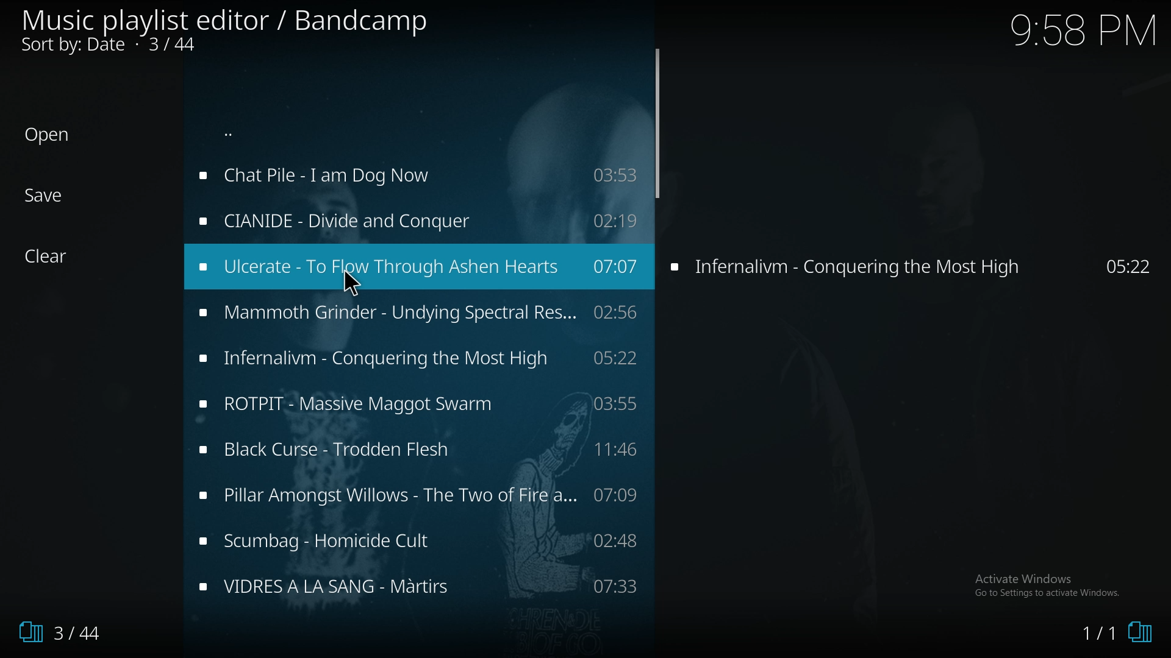 The width and height of the screenshot is (1171, 658). What do you see at coordinates (46, 196) in the screenshot?
I see `Save` at bounding box center [46, 196].